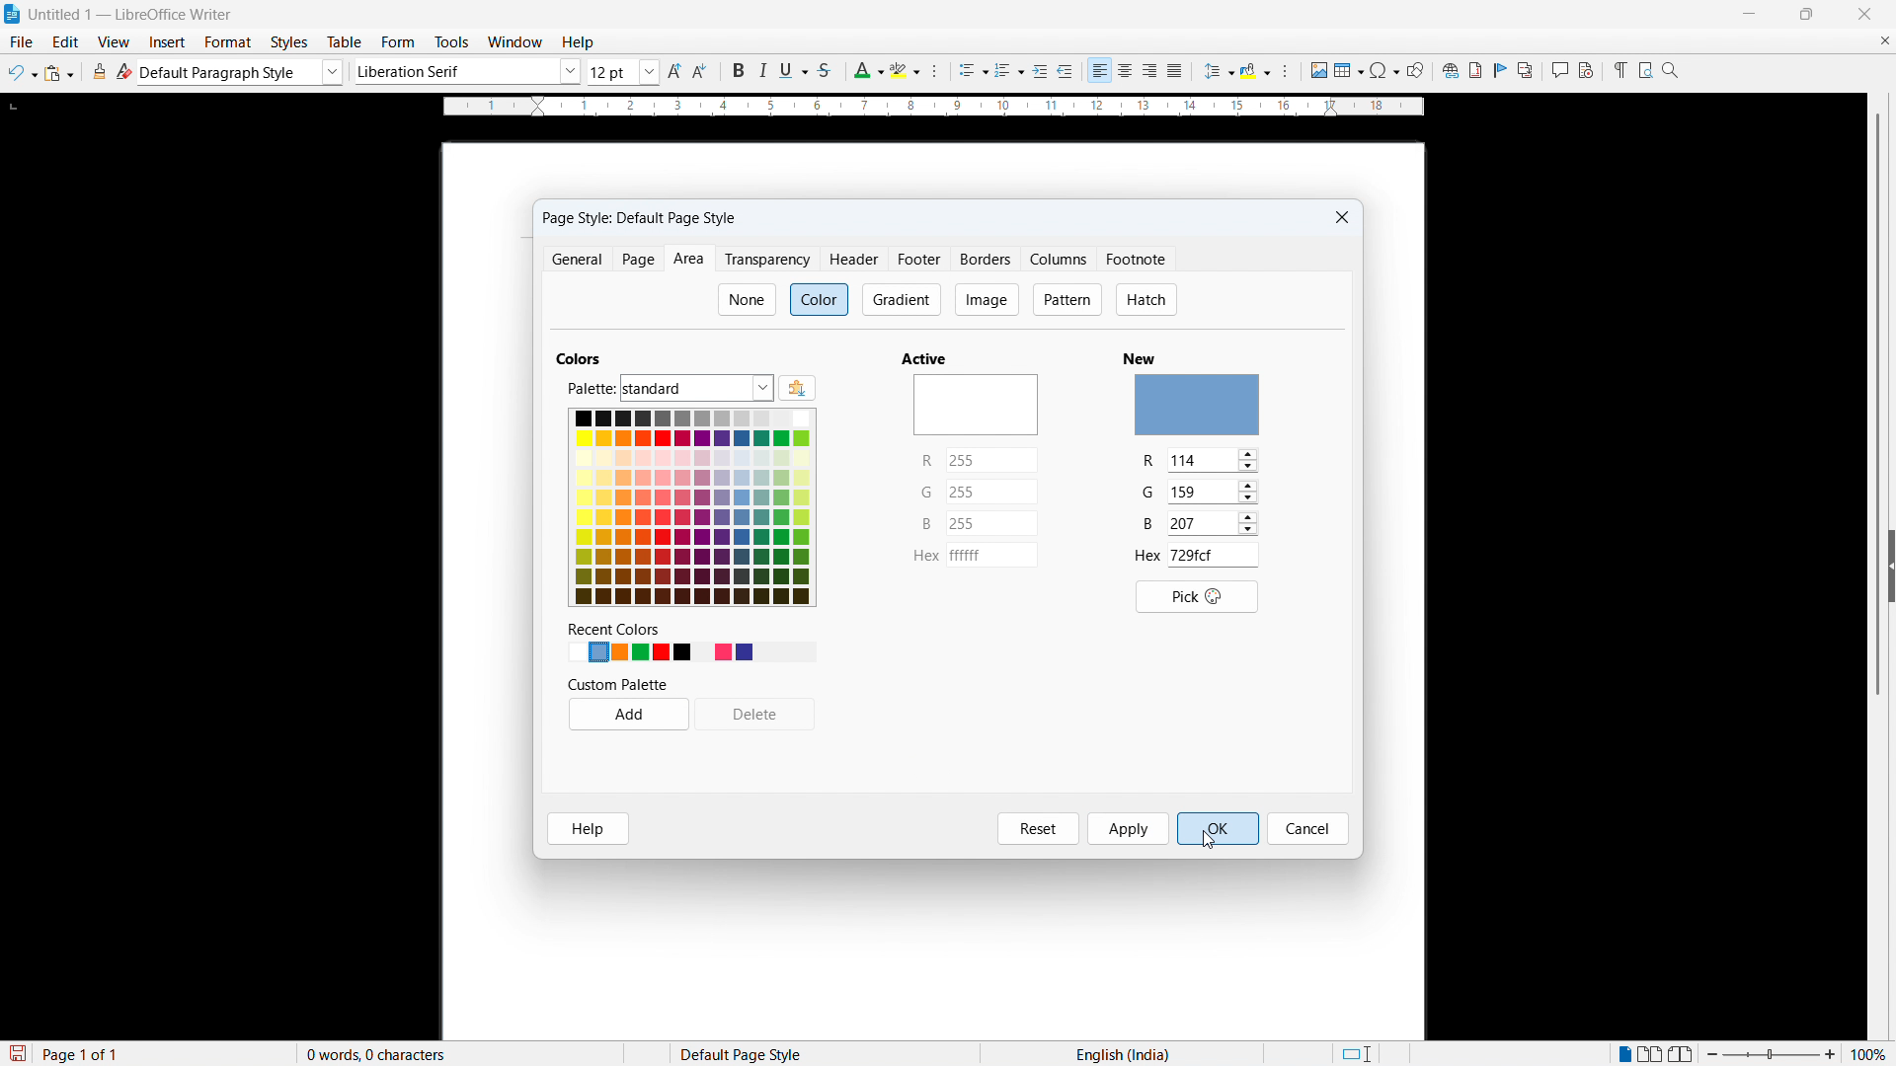  What do you see at coordinates (907, 70) in the screenshot?
I see `Character highlighting colour ` at bounding box center [907, 70].